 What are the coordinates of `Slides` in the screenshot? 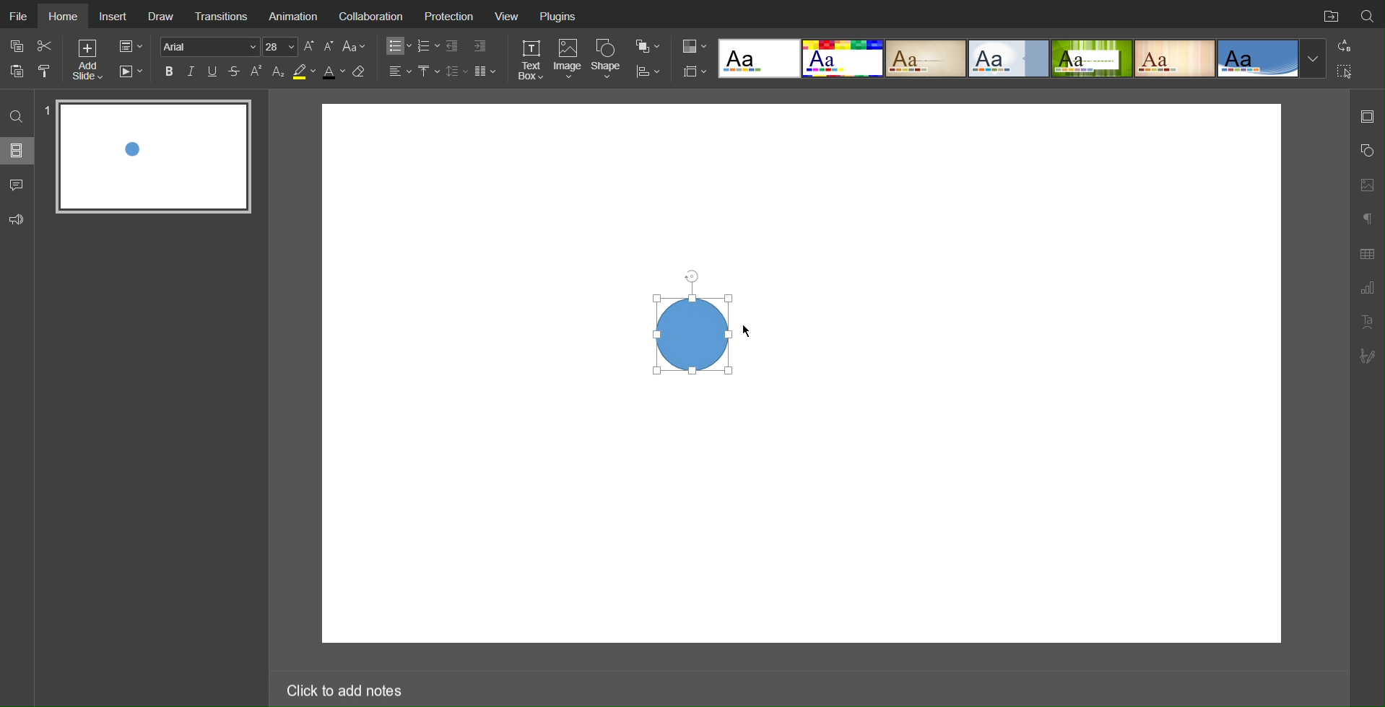 It's located at (18, 150).